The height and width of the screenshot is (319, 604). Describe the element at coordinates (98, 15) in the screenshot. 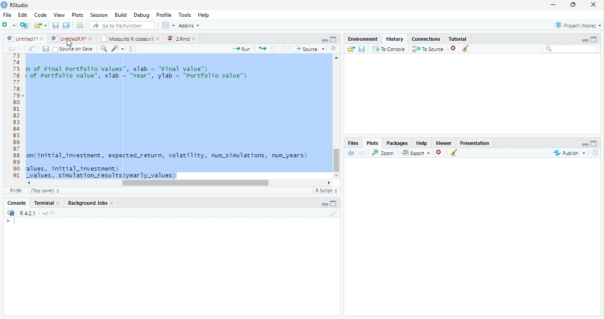

I see `Session` at that location.